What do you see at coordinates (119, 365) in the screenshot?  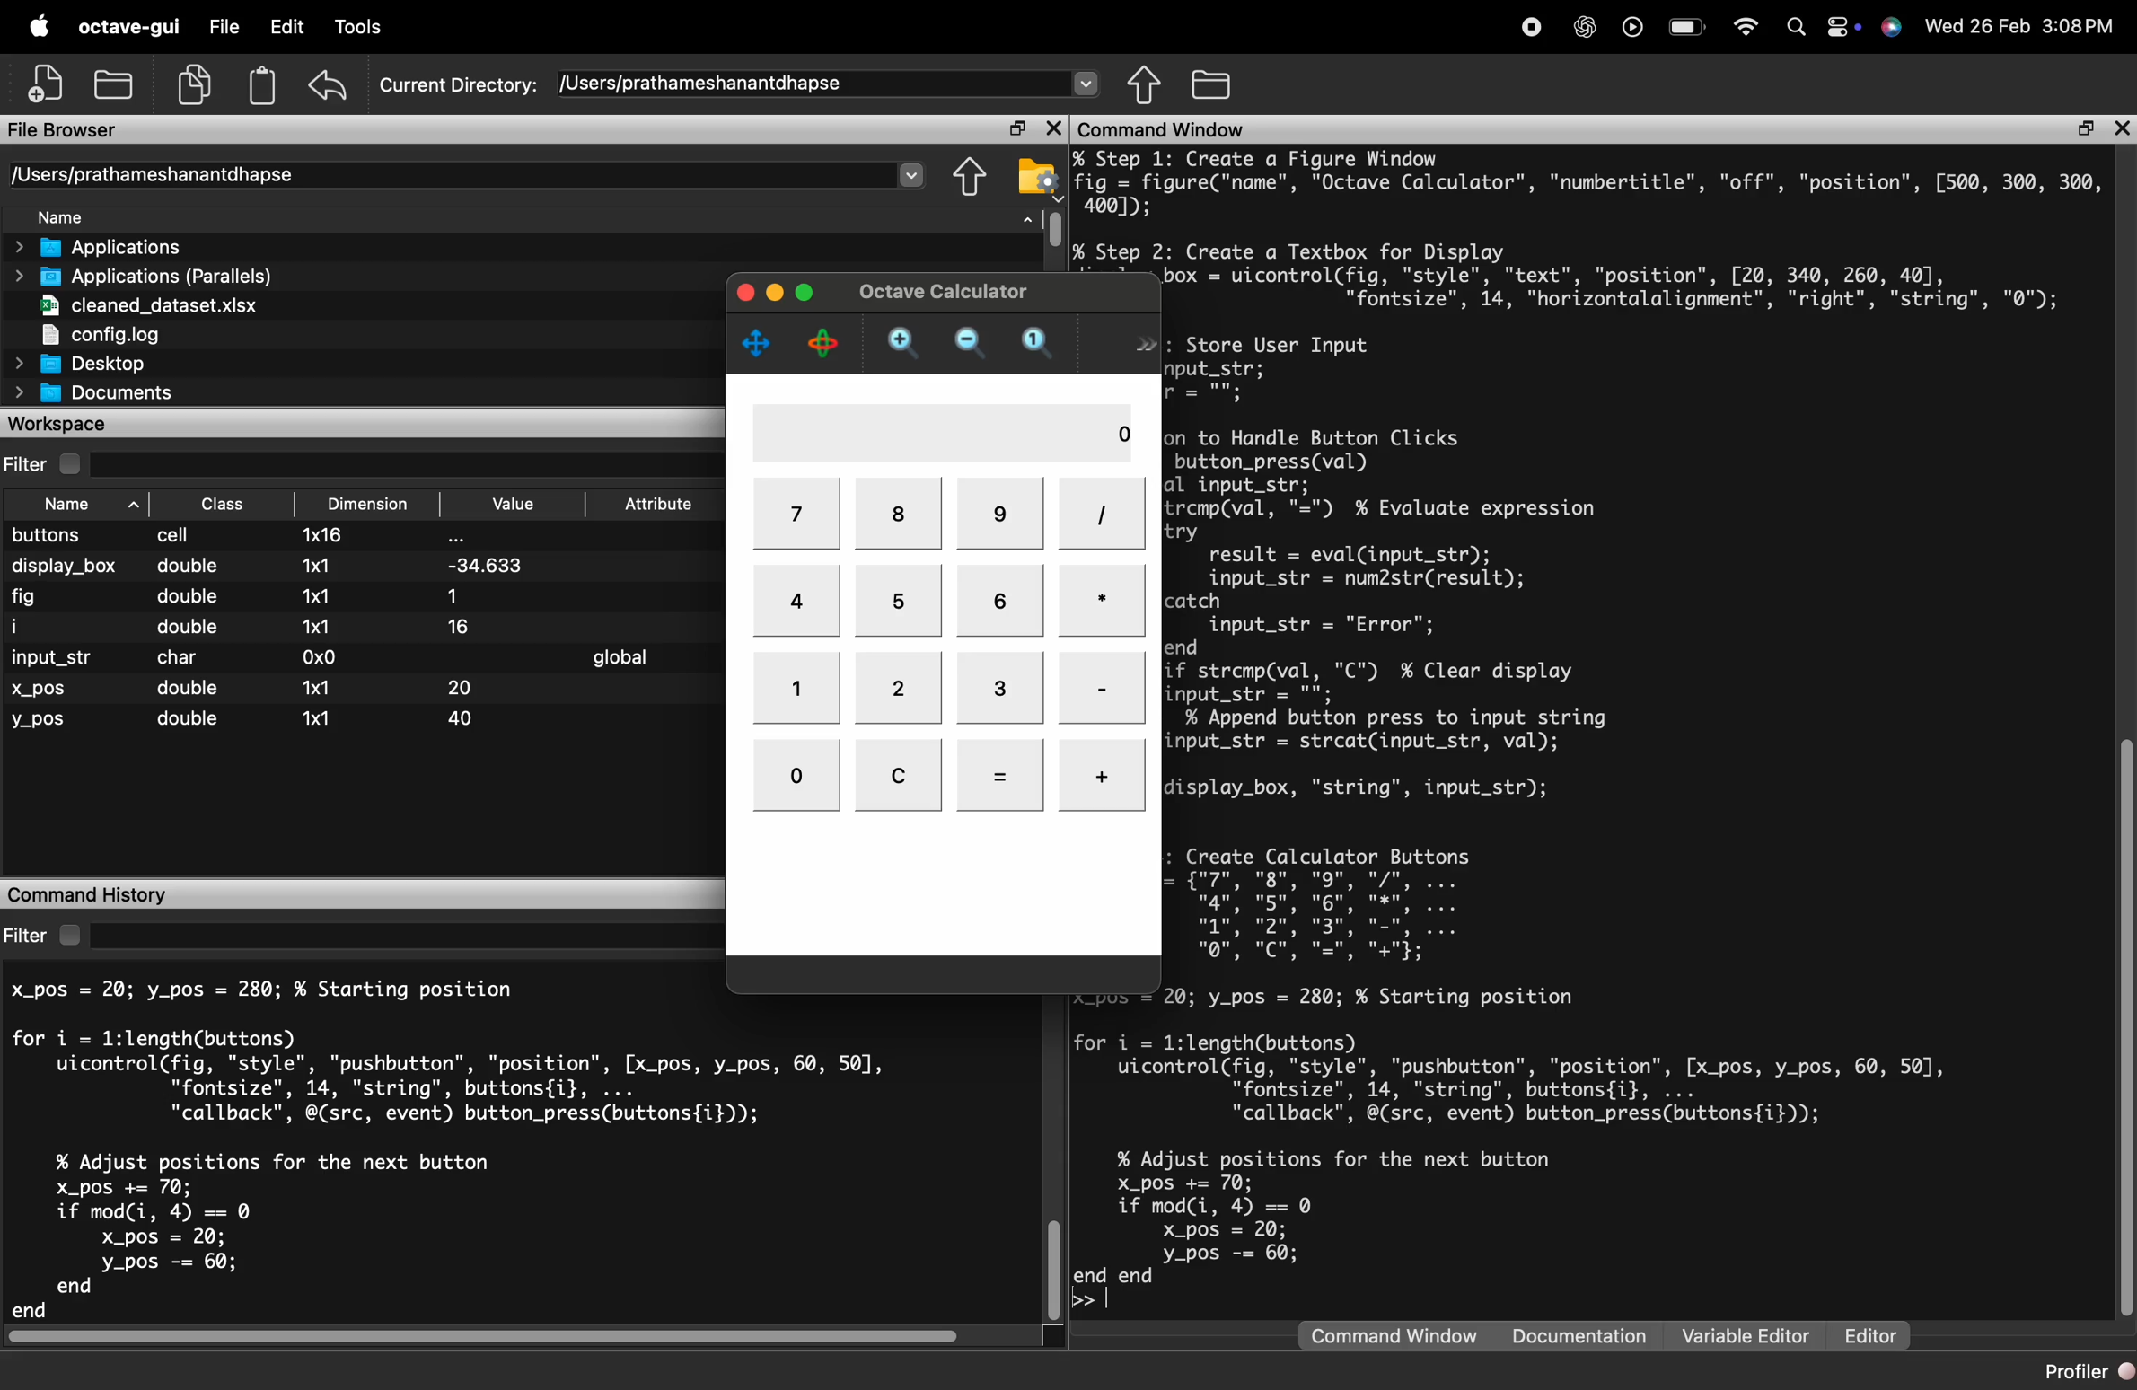 I see `Desktop` at bounding box center [119, 365].